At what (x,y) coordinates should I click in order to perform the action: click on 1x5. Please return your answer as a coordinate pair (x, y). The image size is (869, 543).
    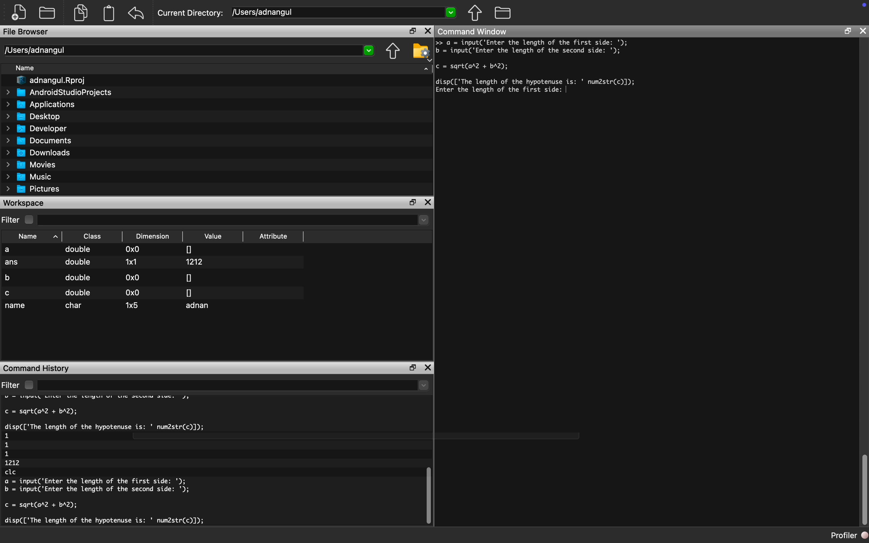
    Looking at the image, I should click on (133, 305).